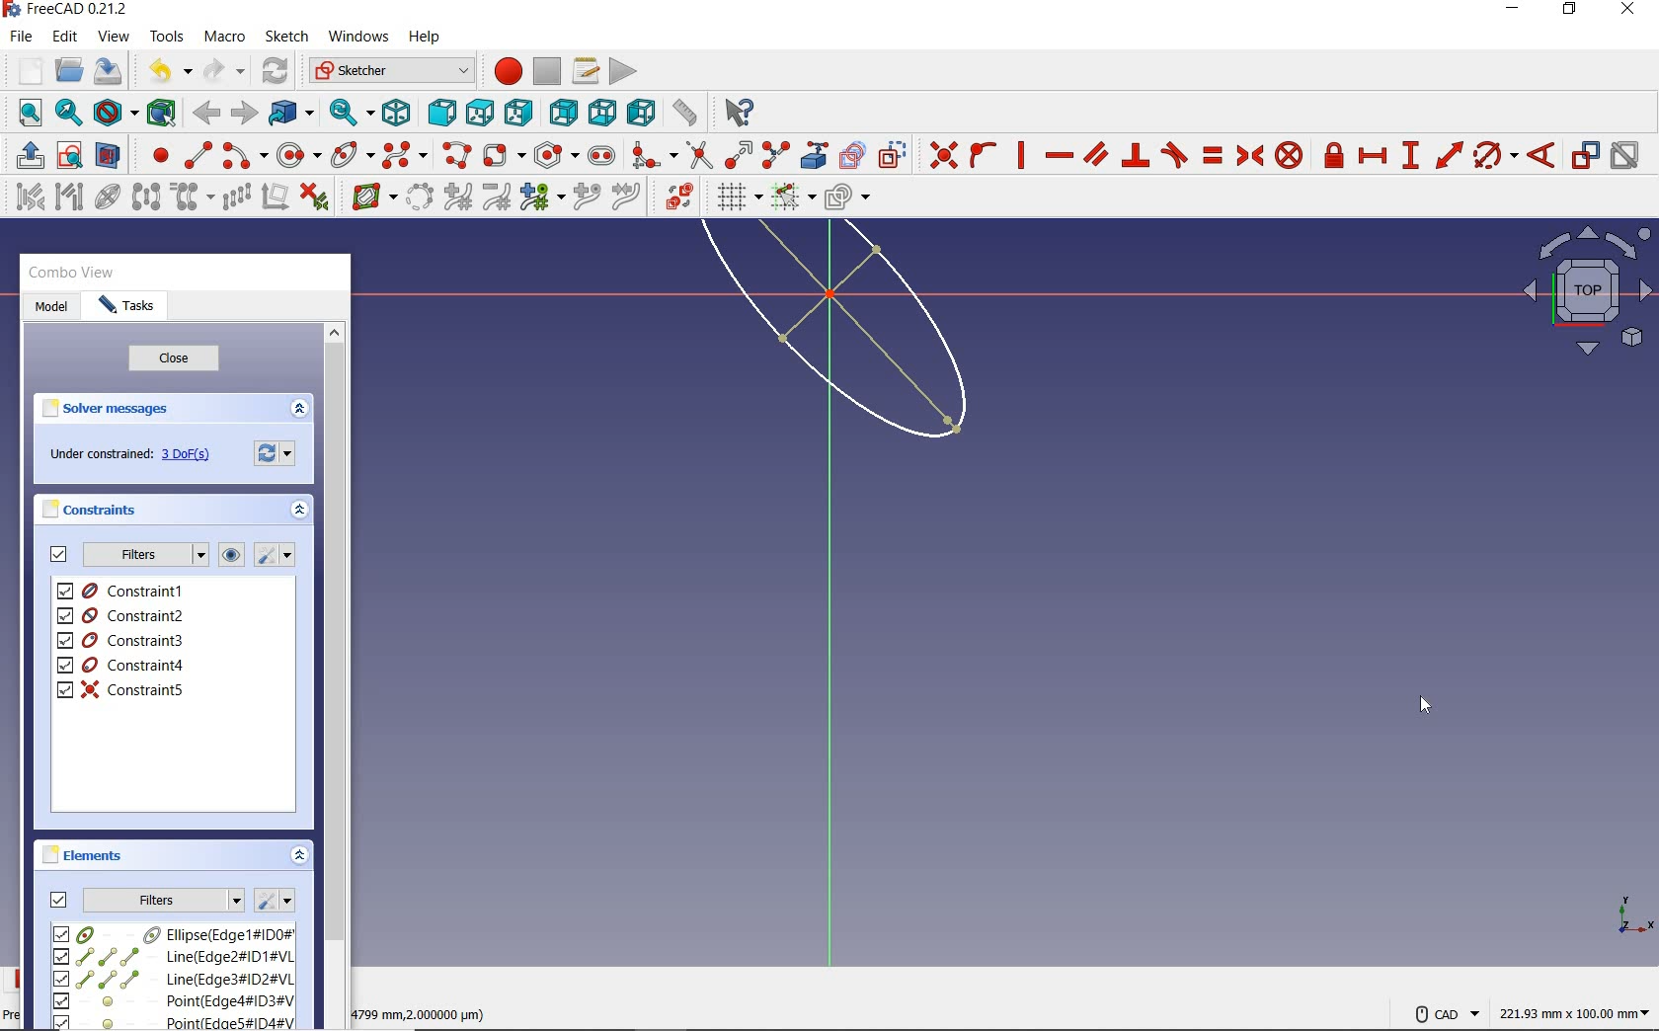  I want to click on view sketch, so click(71, 153).